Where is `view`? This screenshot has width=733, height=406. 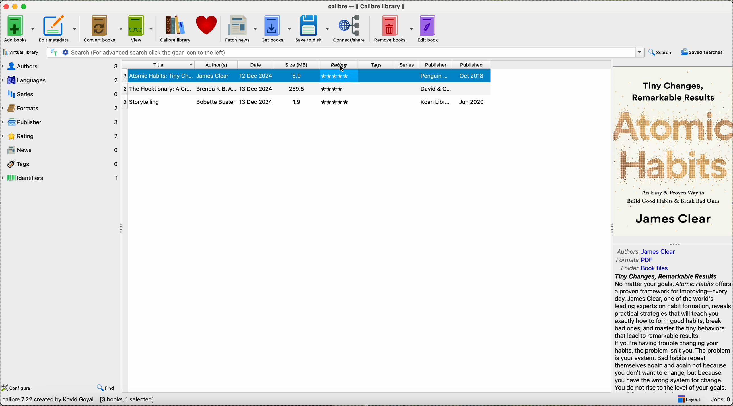 view is located at coordinates (141, 28).